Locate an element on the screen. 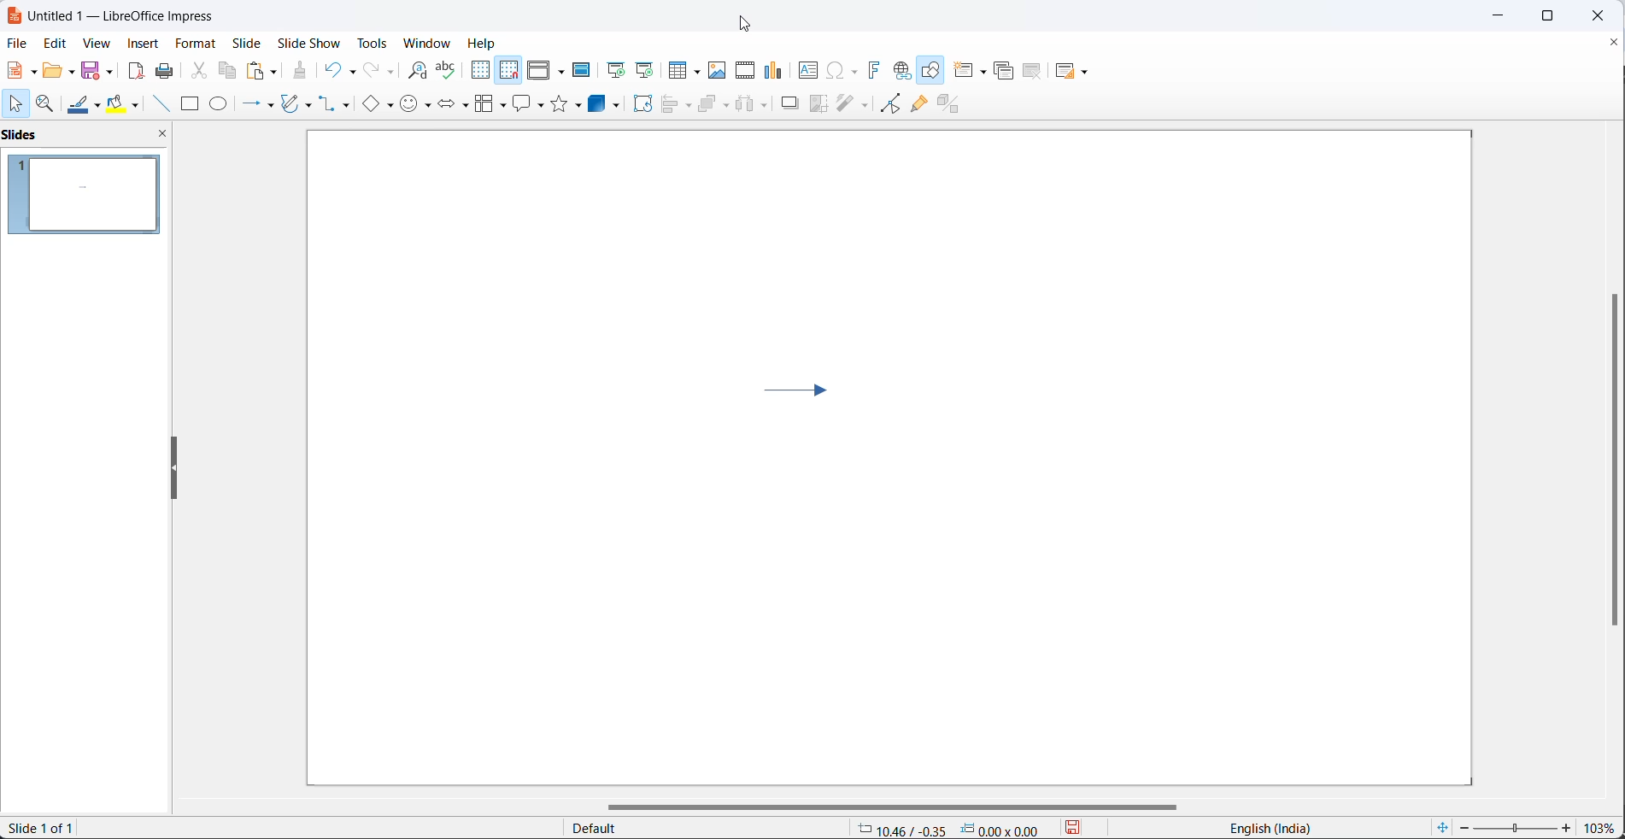  shadow is located at coordinates (789, 107).